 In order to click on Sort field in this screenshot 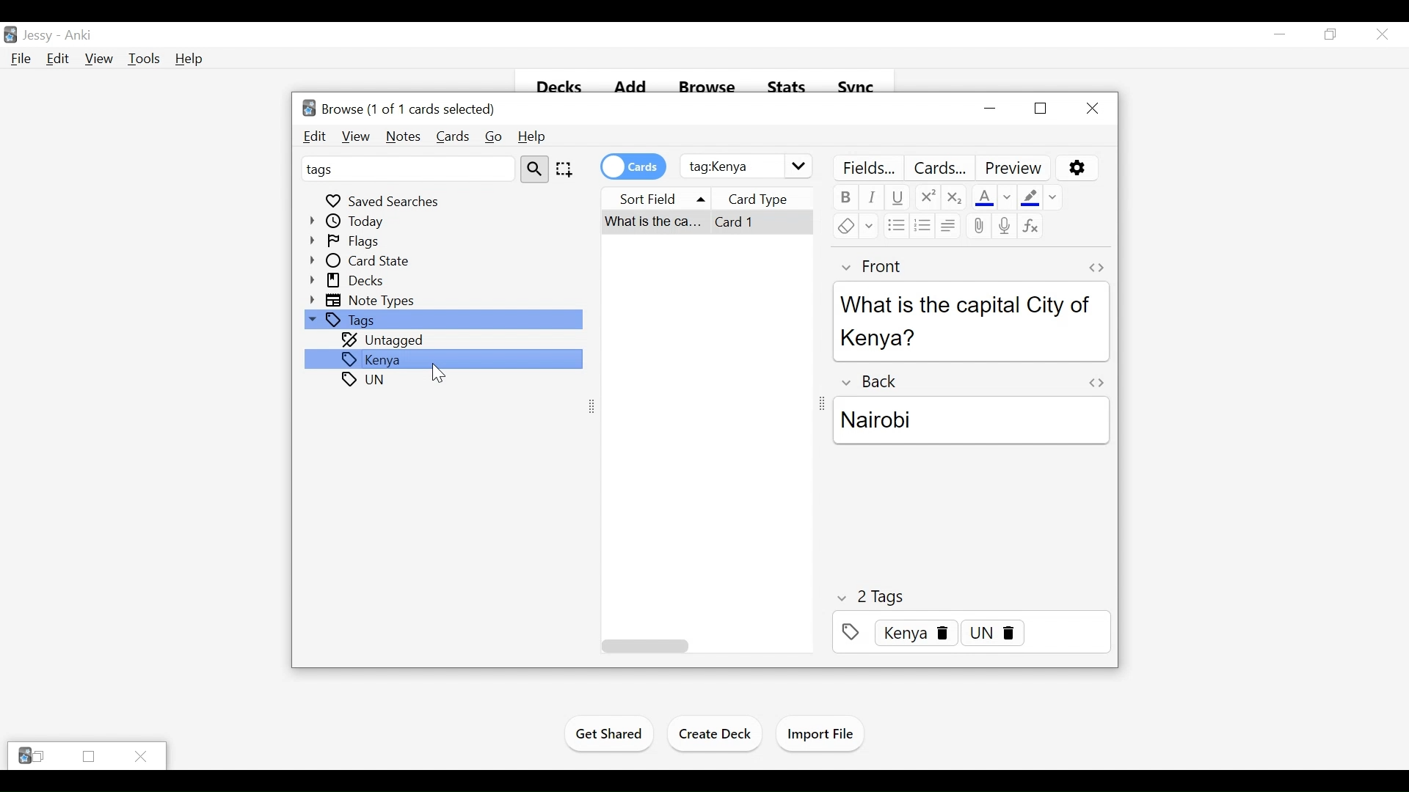, I will do `click(659, 197)`.